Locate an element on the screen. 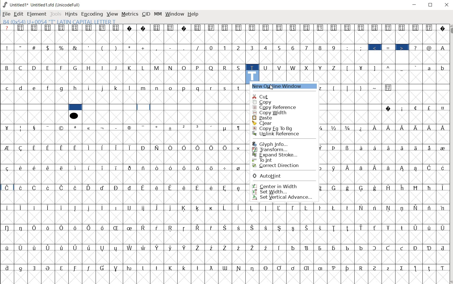 The width and height of the screenshot is (453, 284). Symbol is located at coordinates (75, 28).